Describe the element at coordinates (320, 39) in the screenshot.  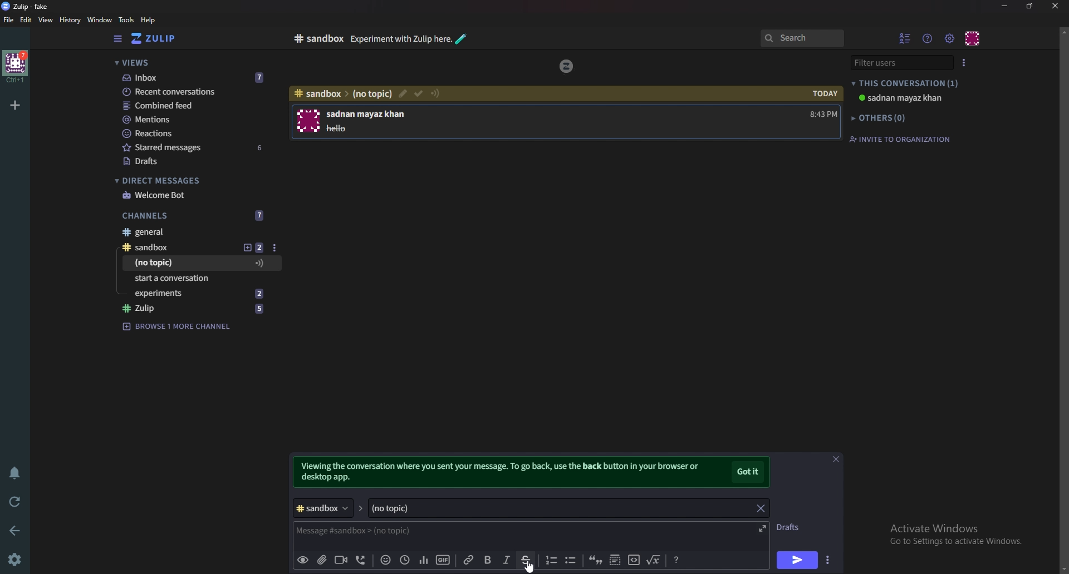
I see `# sandbox` at that location.